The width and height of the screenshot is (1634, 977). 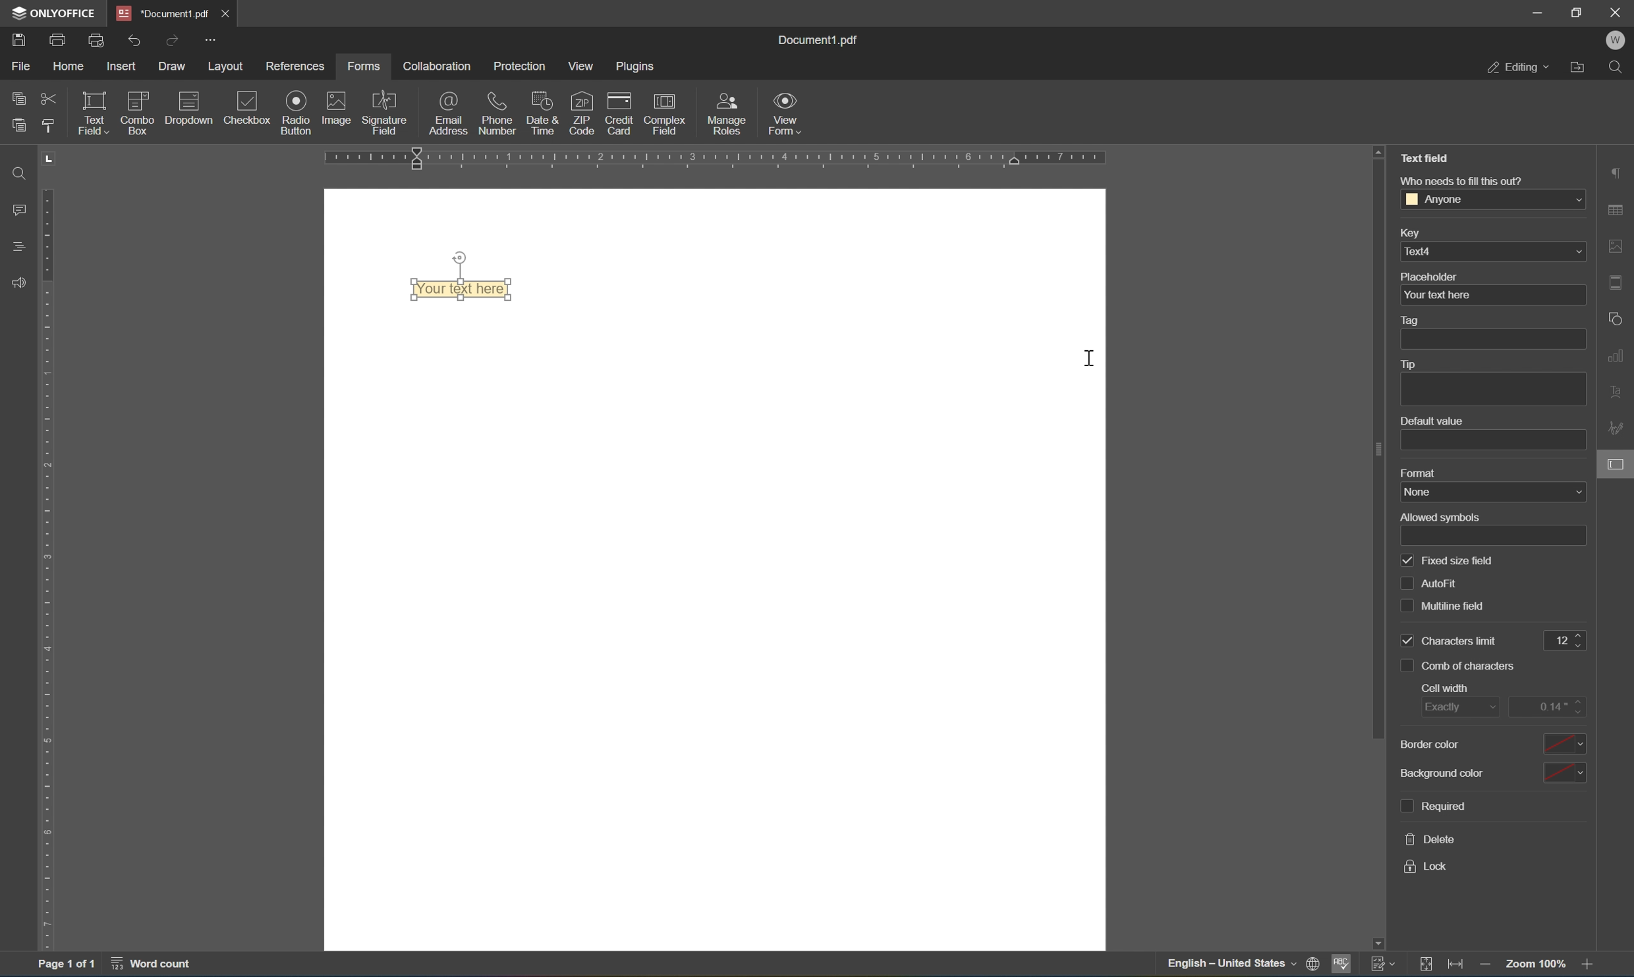 I want to click on cut, so click(x=47, y=97).